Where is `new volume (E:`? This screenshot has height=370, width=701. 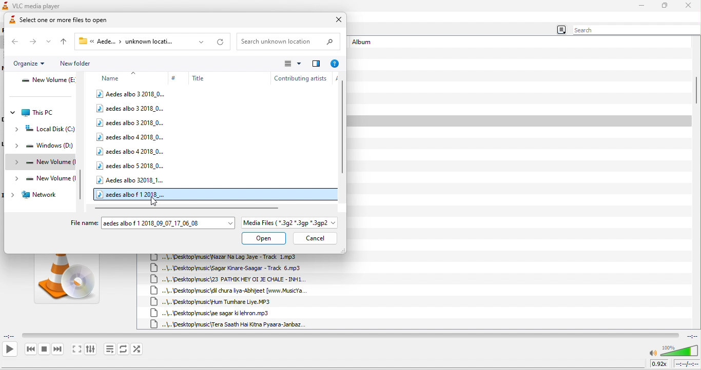 new volume (E: is located at coordinates (48, 81).